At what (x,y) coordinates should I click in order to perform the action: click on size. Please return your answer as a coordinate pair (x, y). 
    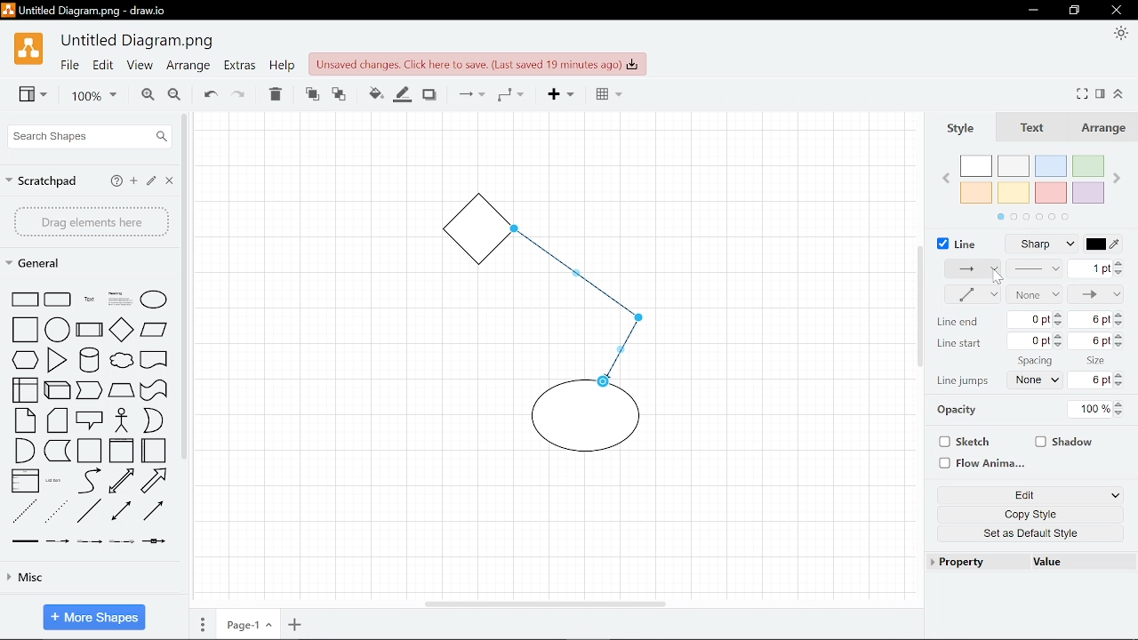
    Looking at the image, I should click on (1098, 359).